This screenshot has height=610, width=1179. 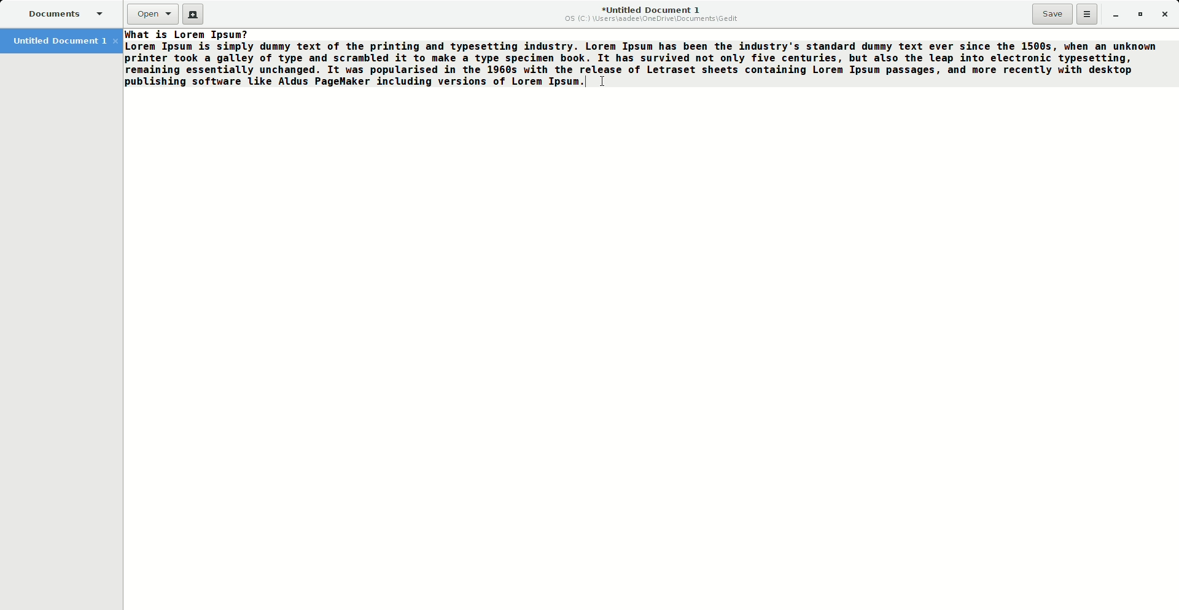 What do you see at coordinates (1111, 14) in the screenshot?
I see `Minimize` at bounding box center [1111, 14].